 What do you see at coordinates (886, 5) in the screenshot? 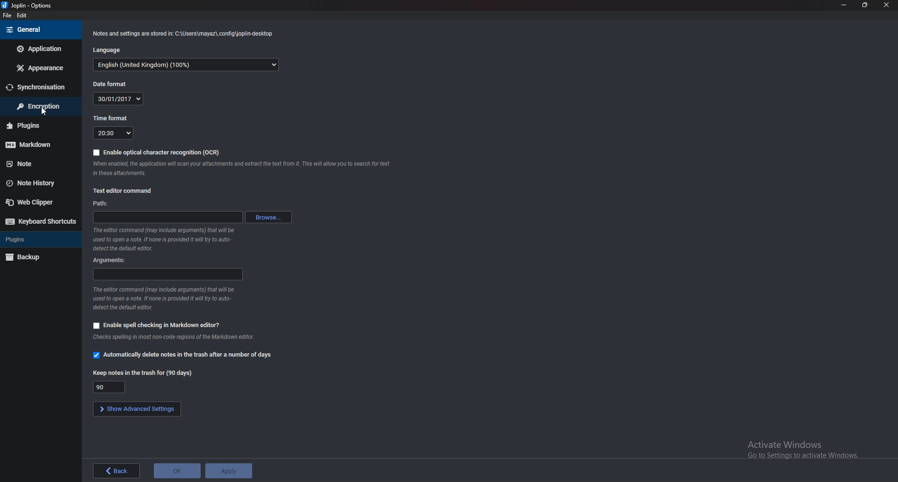
I see `close` at bounding box center [886, 5].